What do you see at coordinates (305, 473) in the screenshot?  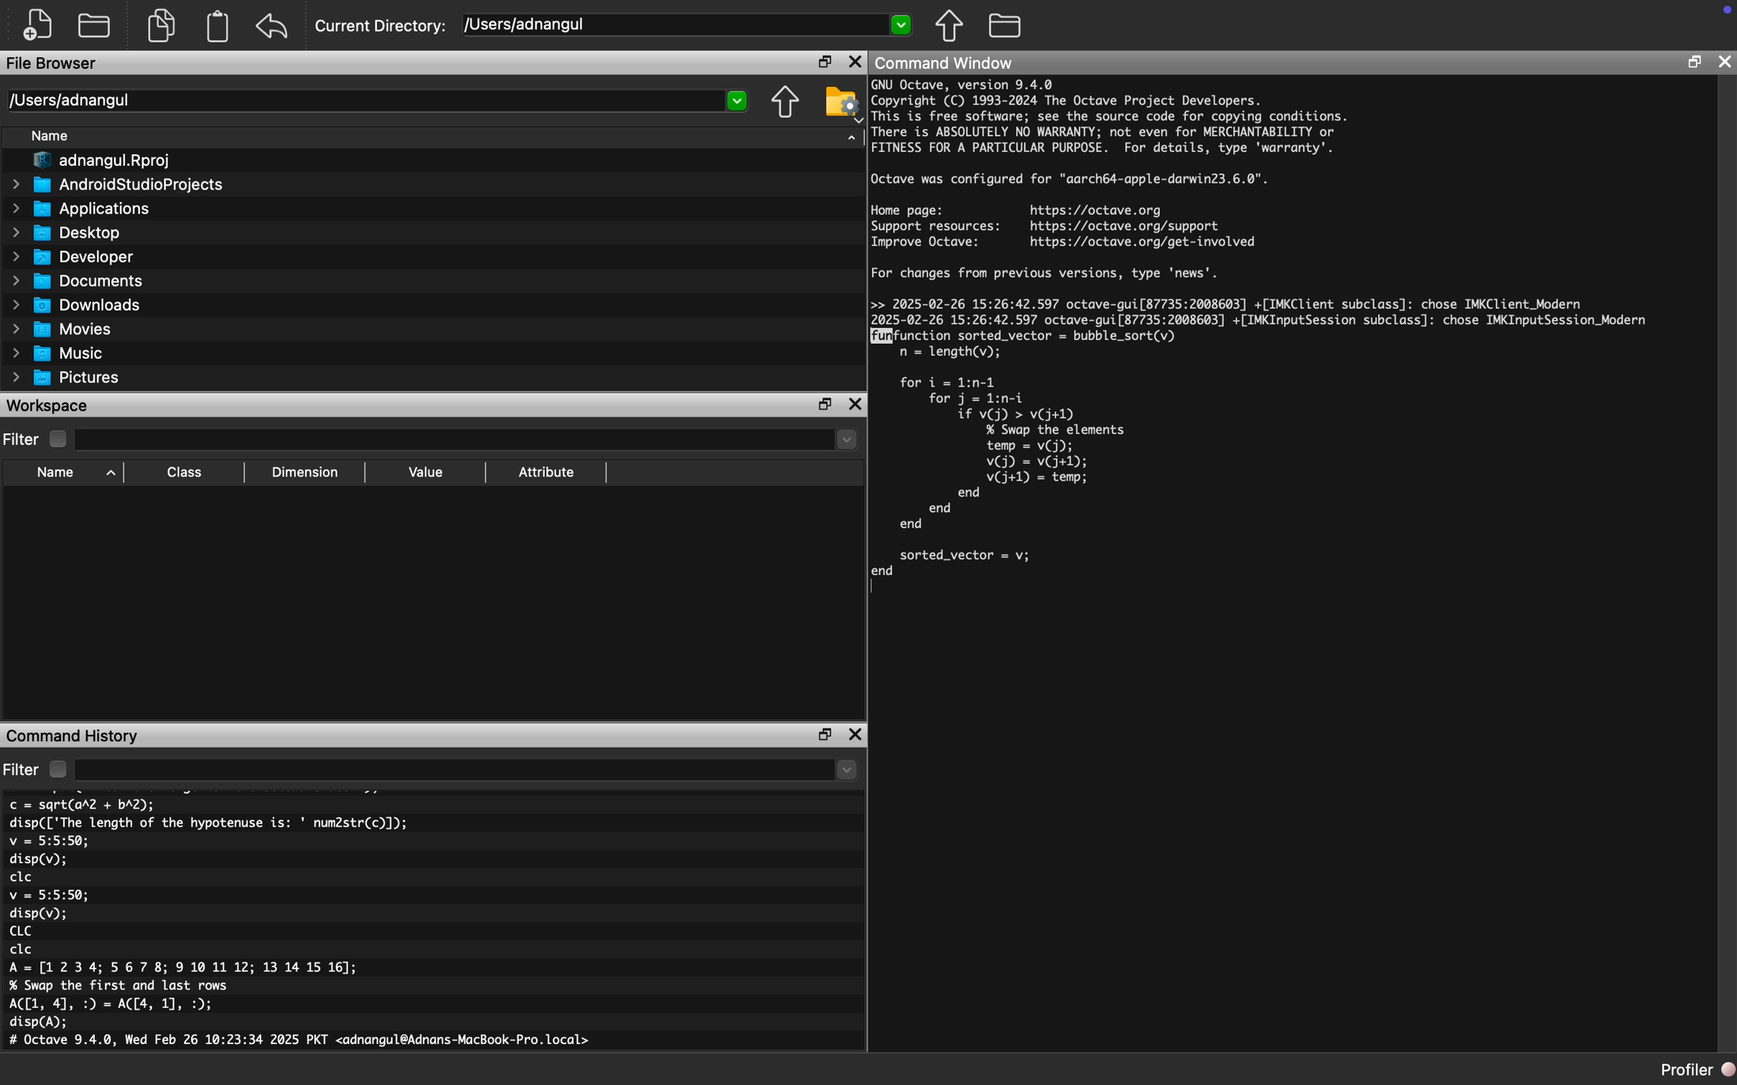 I see `Dimension` at bounding box center [305, 473].